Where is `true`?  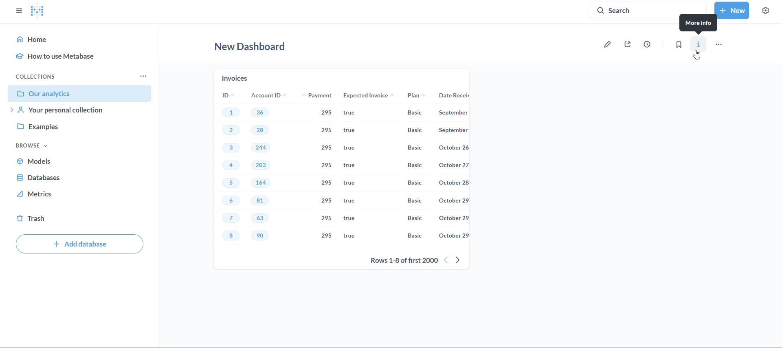
true is located at coordinates (351, 183).